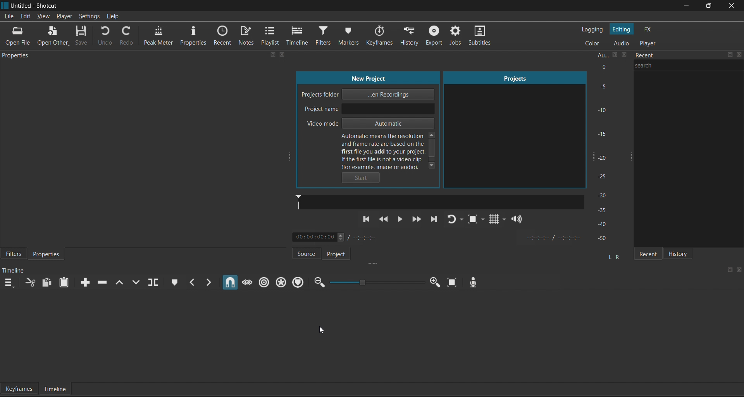 The image size is (744, 397). I want to click on Volume Control, so click(518, 219).